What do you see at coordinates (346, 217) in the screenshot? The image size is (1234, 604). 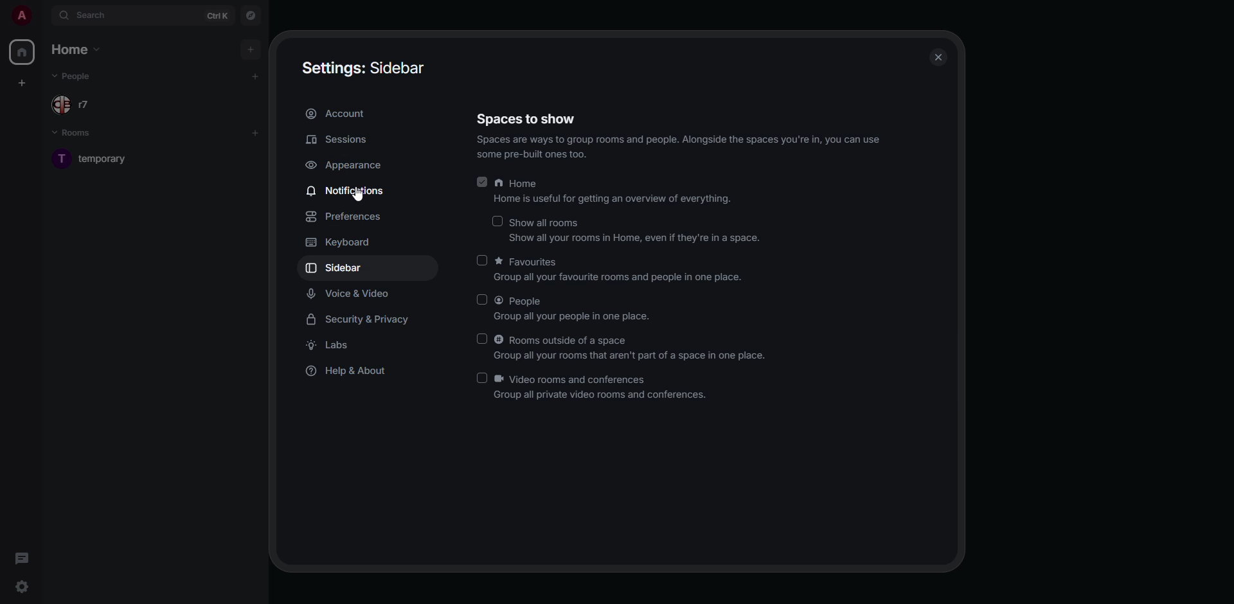 I see `preferences` at bounding box center [346, 217].